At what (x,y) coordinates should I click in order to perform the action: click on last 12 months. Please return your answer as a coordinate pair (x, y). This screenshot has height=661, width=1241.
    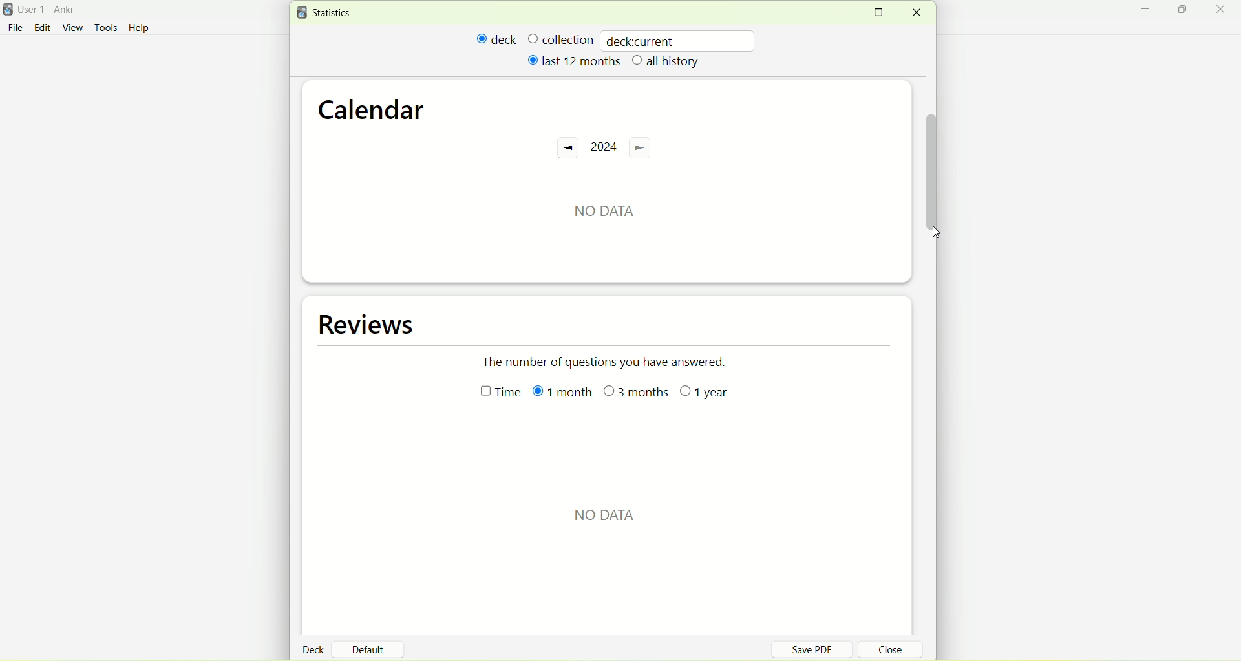
    Looking at the image, I should click on (573, 60).